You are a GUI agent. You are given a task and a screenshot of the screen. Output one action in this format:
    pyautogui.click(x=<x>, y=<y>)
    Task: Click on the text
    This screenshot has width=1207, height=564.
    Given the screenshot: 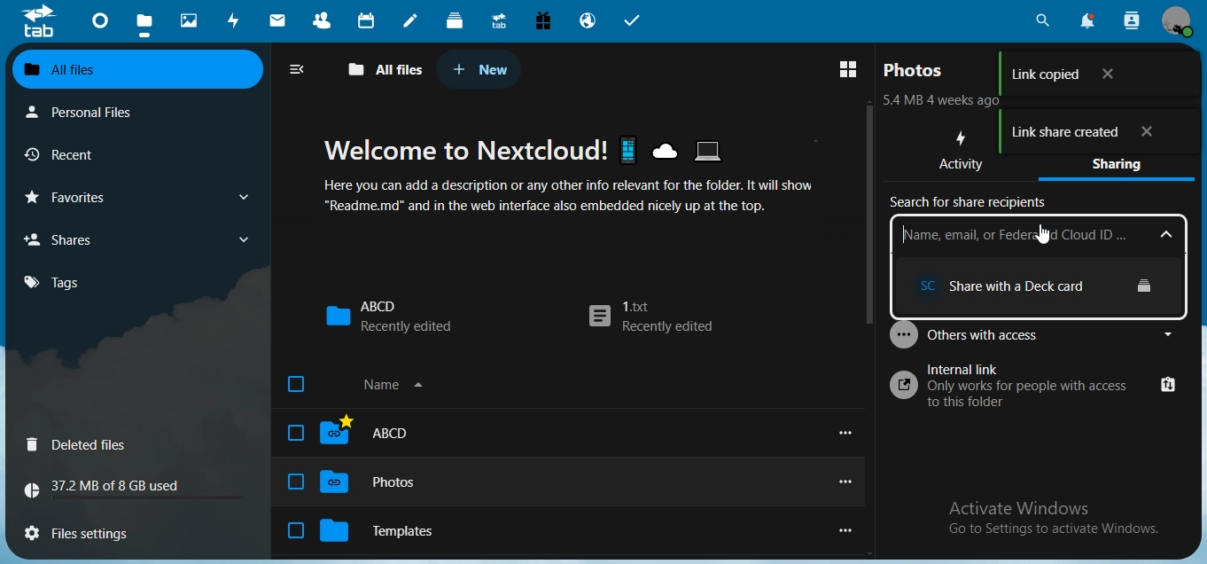 What is the action you would take?
    pyautogui.click(x=110, y=489)
    